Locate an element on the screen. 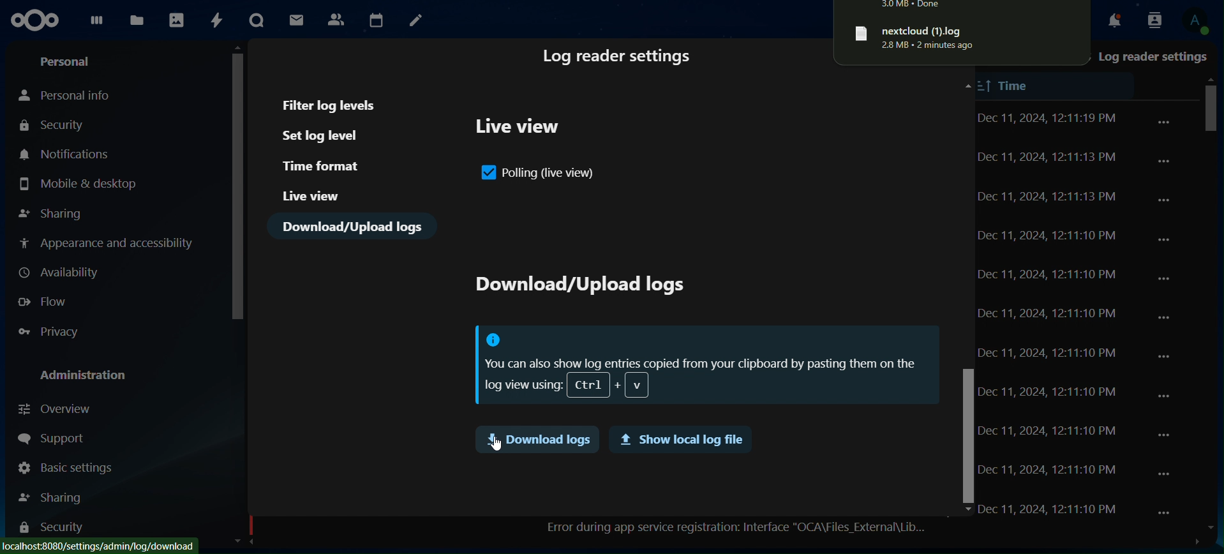  support is located at coordinates (50, 438).